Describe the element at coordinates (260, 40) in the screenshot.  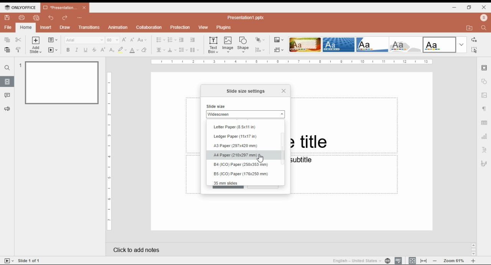
I see `arrange shape` at that location.